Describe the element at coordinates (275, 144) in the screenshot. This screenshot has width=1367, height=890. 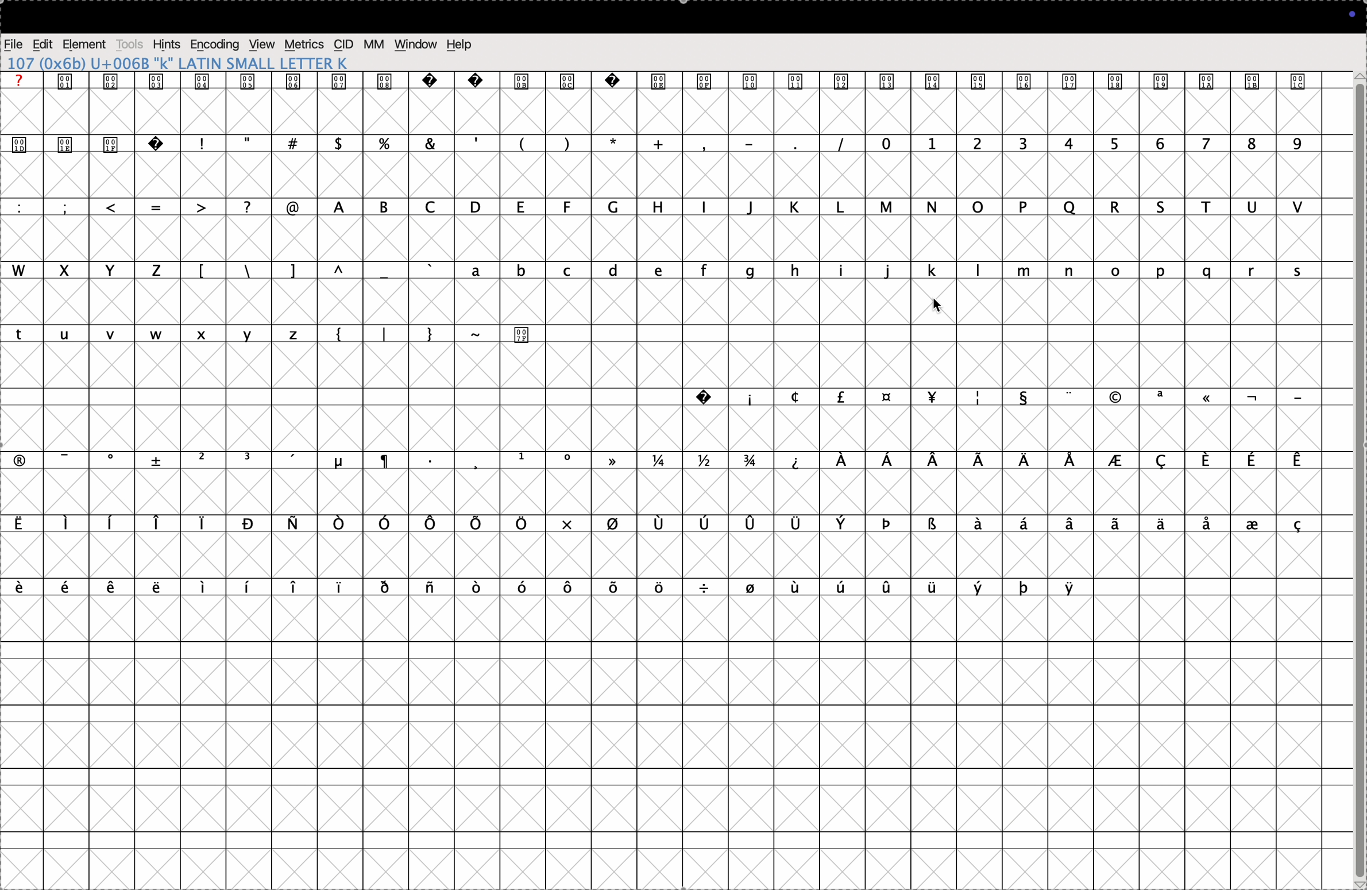
I see `special characters` at that location.